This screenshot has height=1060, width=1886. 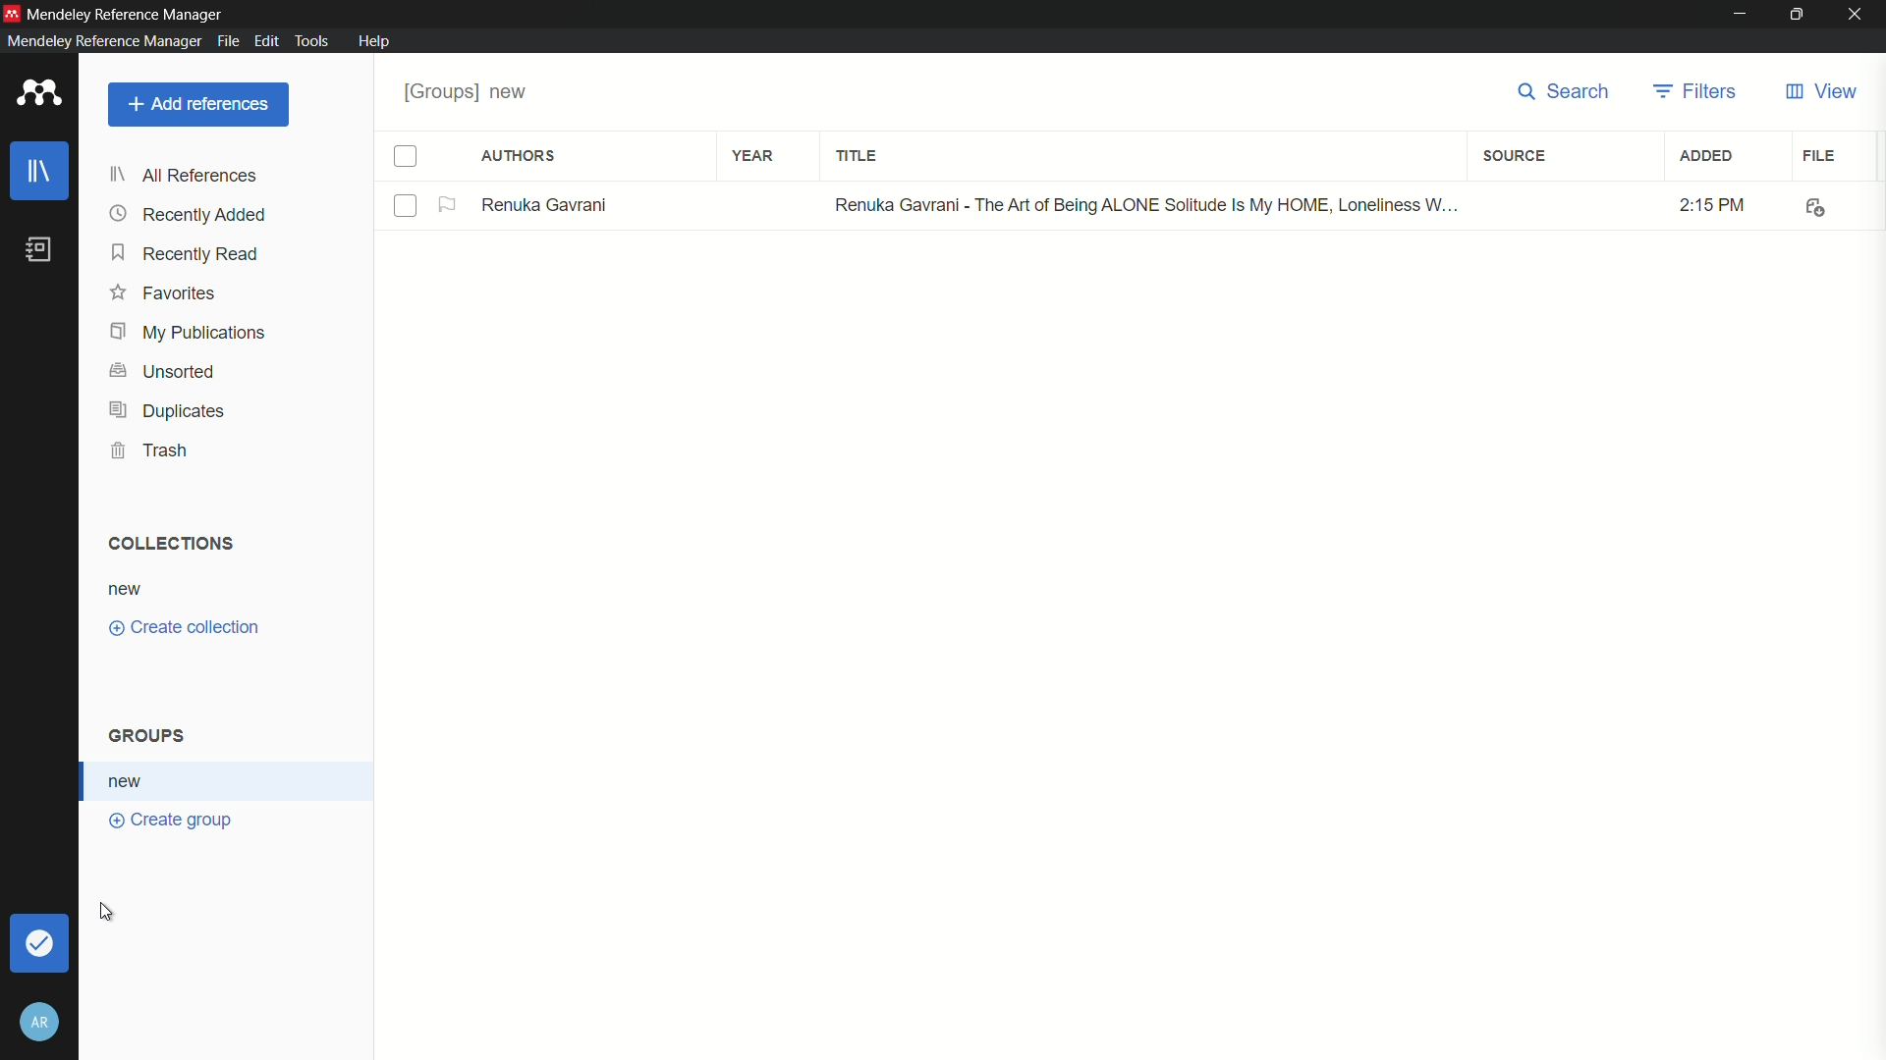 I want to click on Flag, so click(x=449, y=205).